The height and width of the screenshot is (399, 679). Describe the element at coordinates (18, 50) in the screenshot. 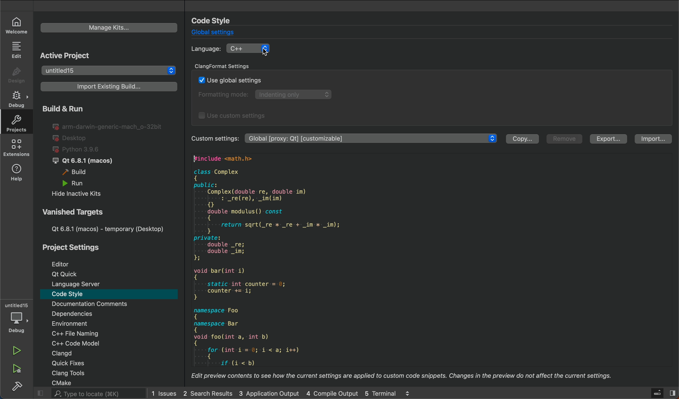

I see `edit` at that location.